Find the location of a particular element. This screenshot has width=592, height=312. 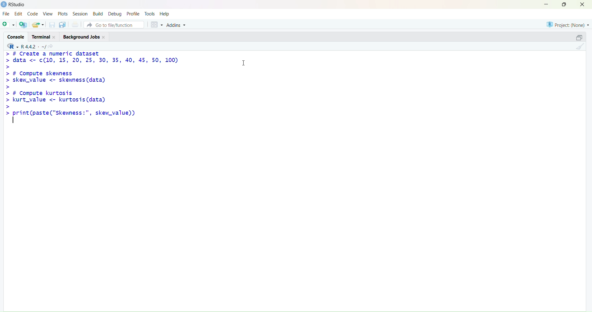

Edit is located at coordinates (20, 14).